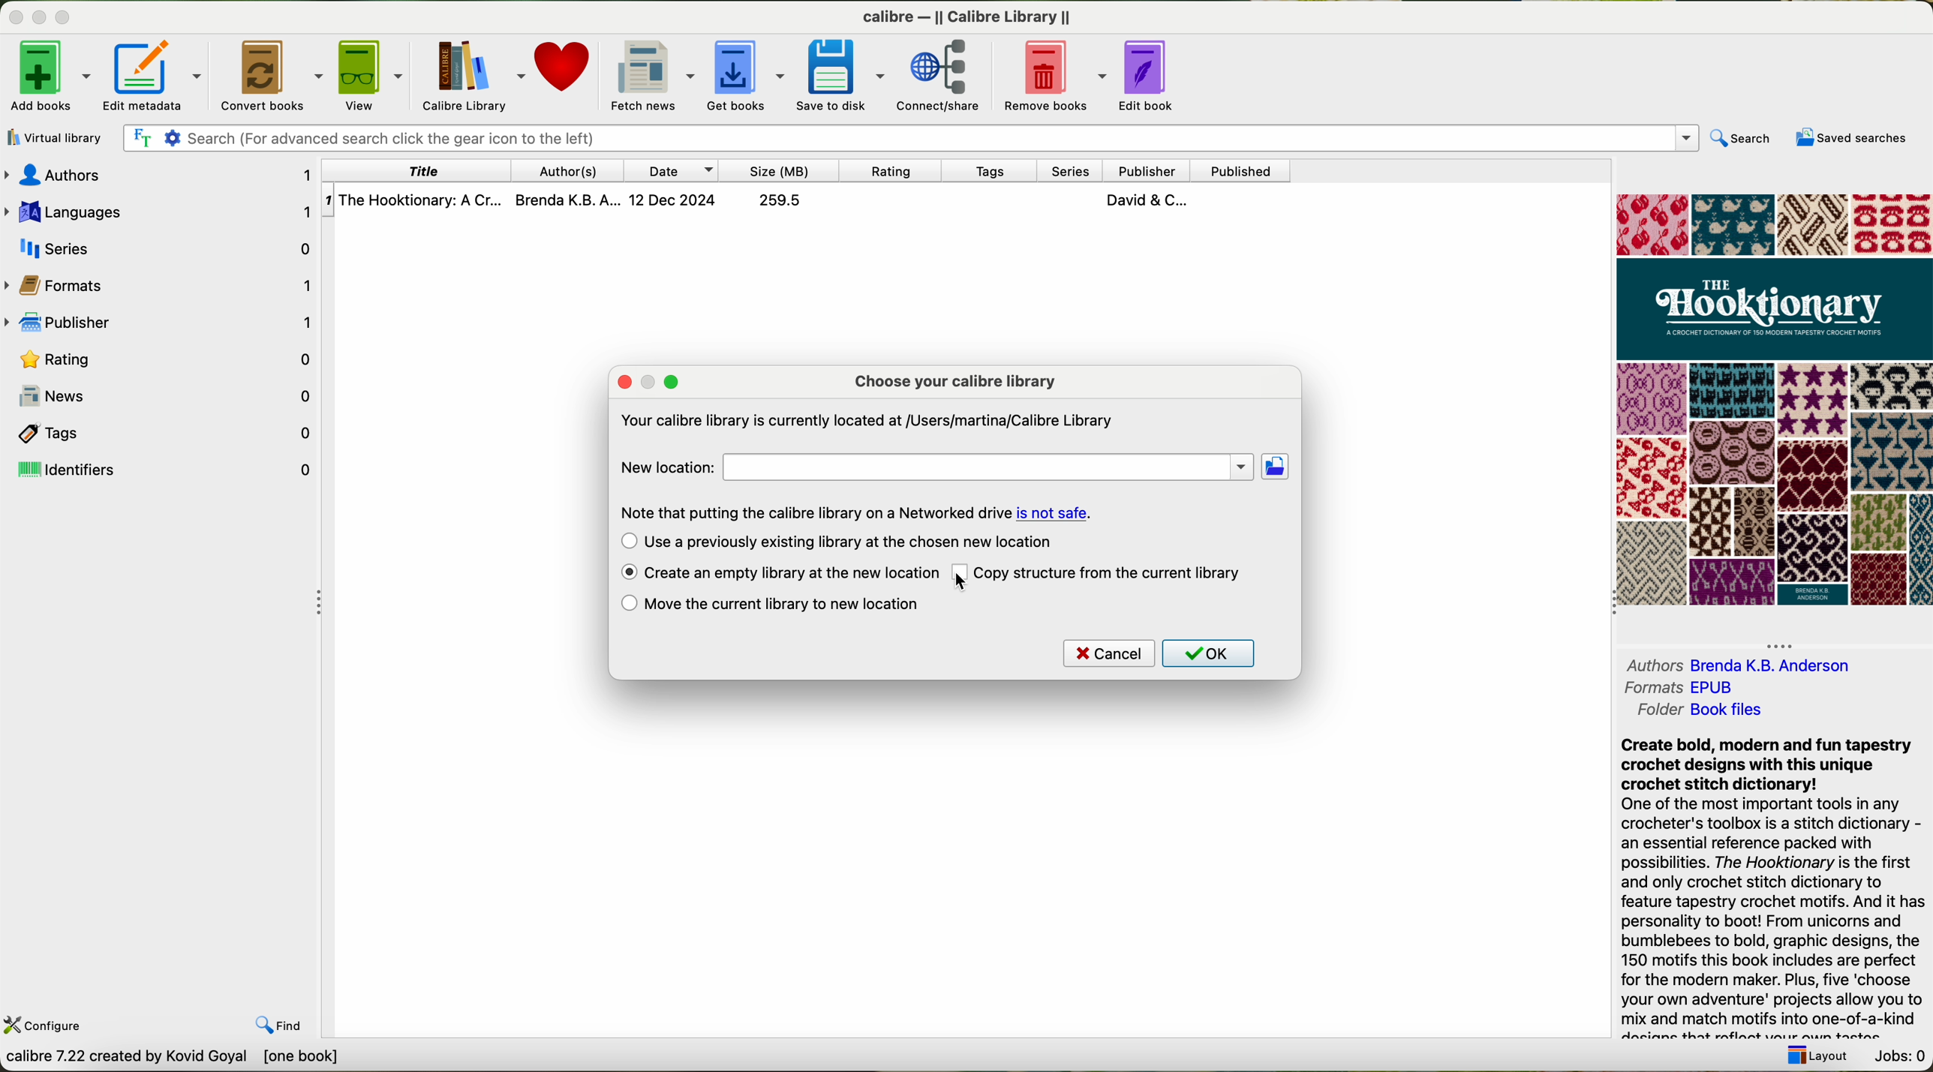  What do you see at coordinates (626, 539) in the screenshot?
I see `checkbox` at bounding box center [626, 539].